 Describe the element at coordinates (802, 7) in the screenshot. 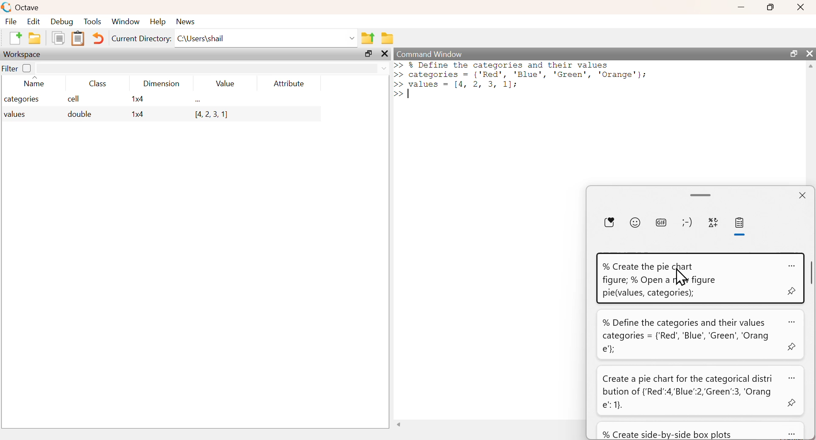

I see `close` at that location.